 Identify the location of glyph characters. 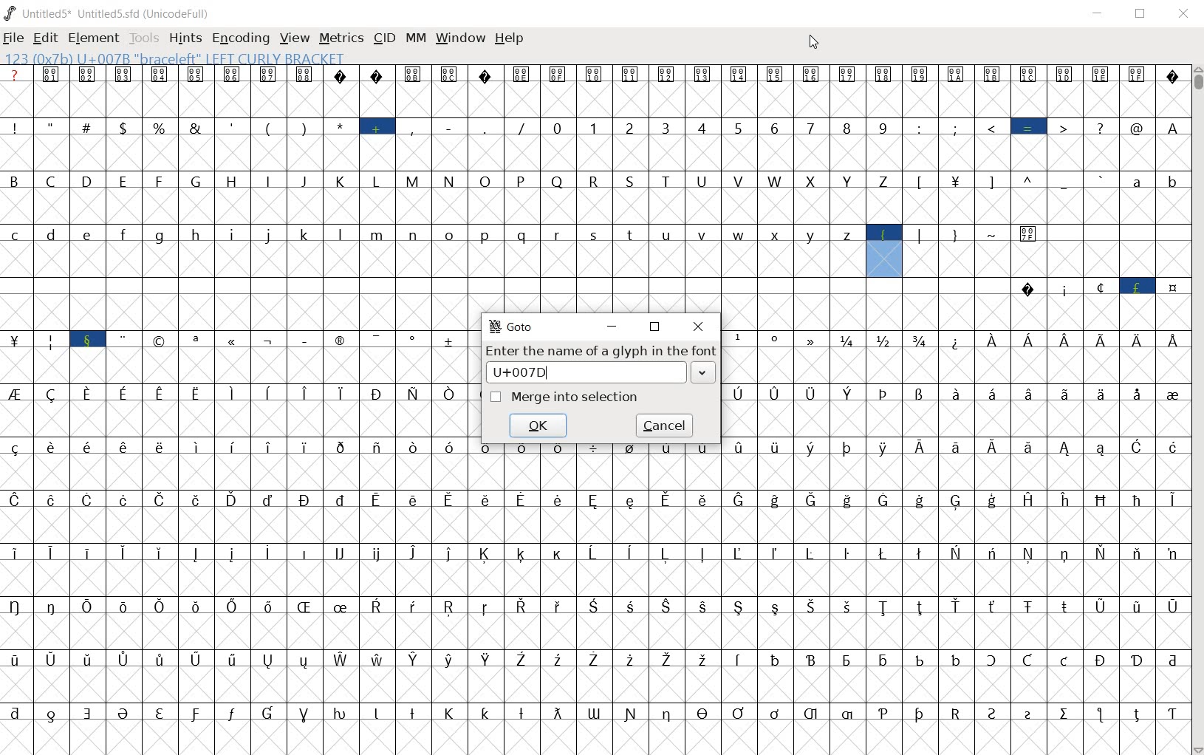
(955, 385).